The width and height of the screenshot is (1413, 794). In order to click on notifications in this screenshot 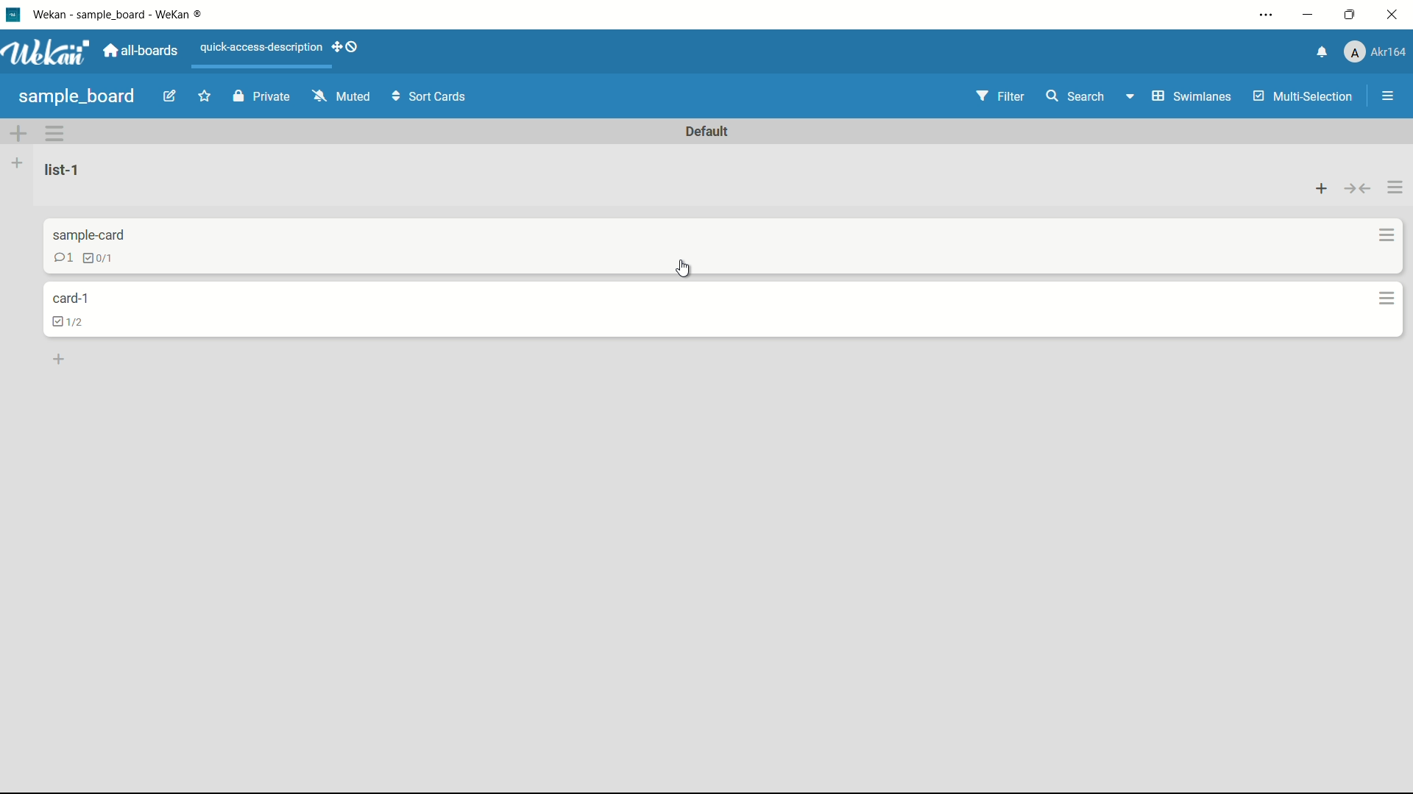, I will do `click(1320, 54)`.